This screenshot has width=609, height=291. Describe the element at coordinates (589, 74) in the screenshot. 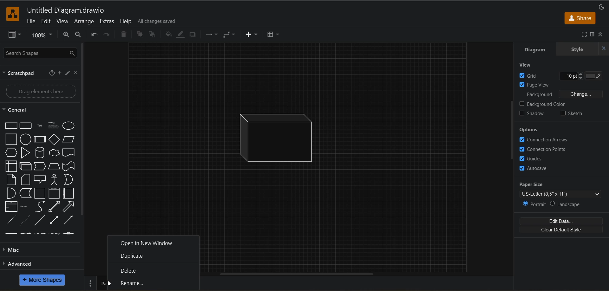

I see `Grid color` at that location.